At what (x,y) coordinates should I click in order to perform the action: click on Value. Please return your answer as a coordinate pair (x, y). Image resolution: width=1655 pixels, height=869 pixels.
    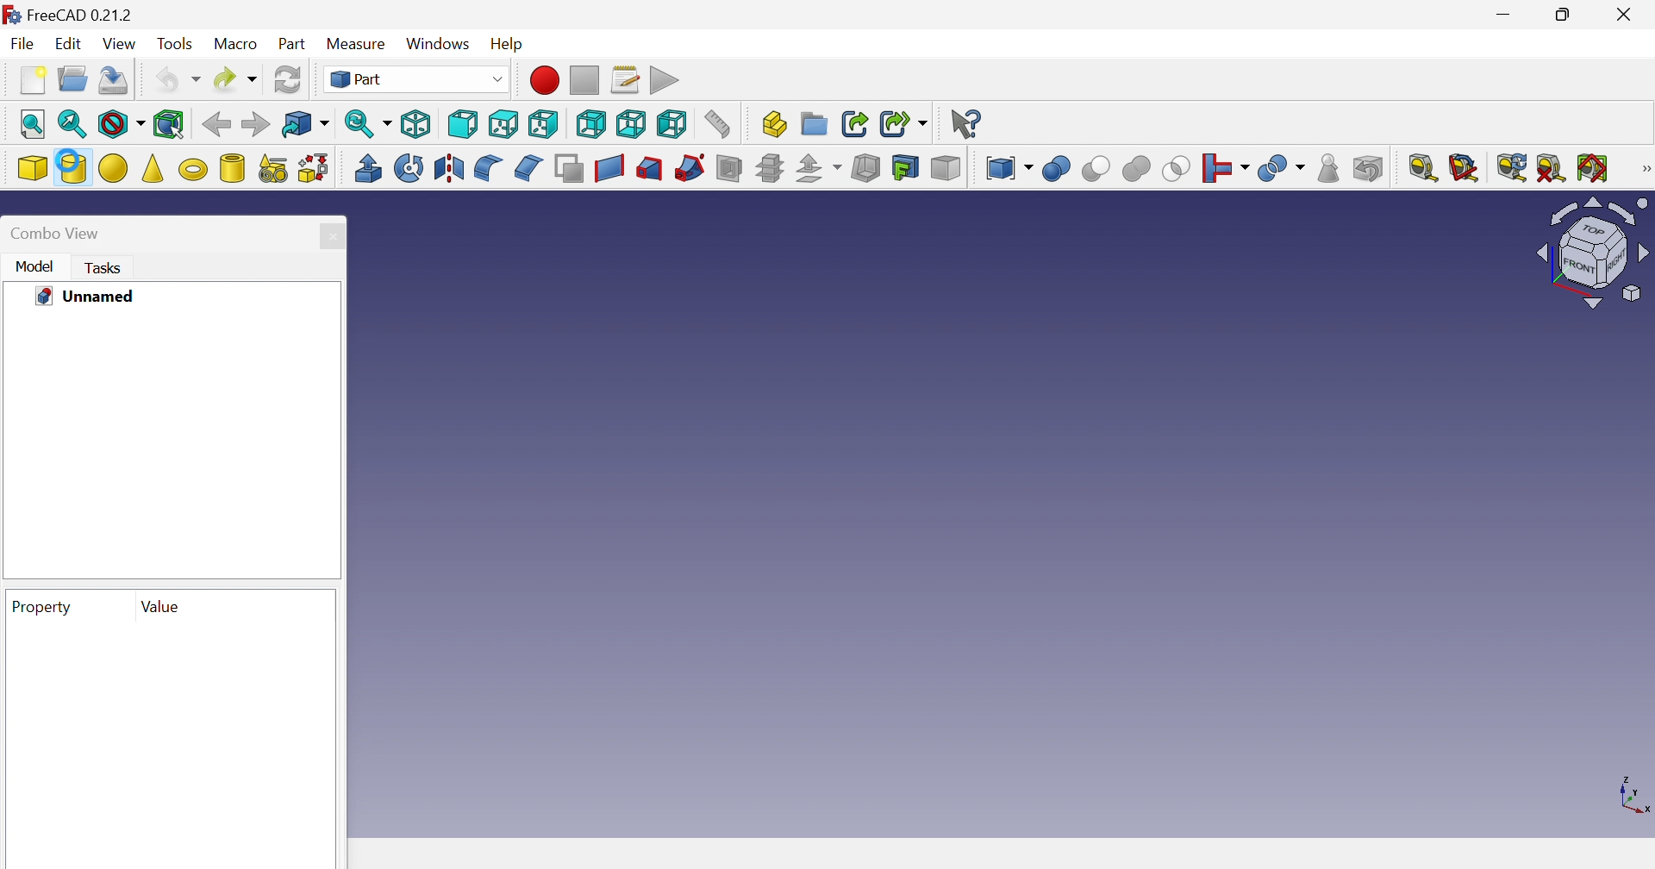
    Looking at the image, I should click on (156, 606).